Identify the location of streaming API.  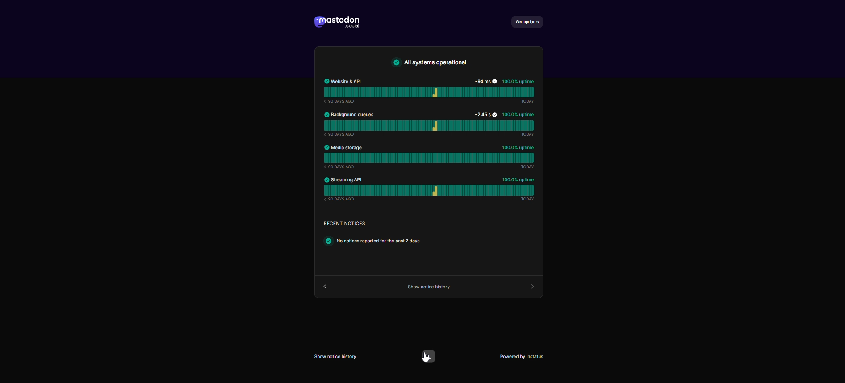
(431, 188).